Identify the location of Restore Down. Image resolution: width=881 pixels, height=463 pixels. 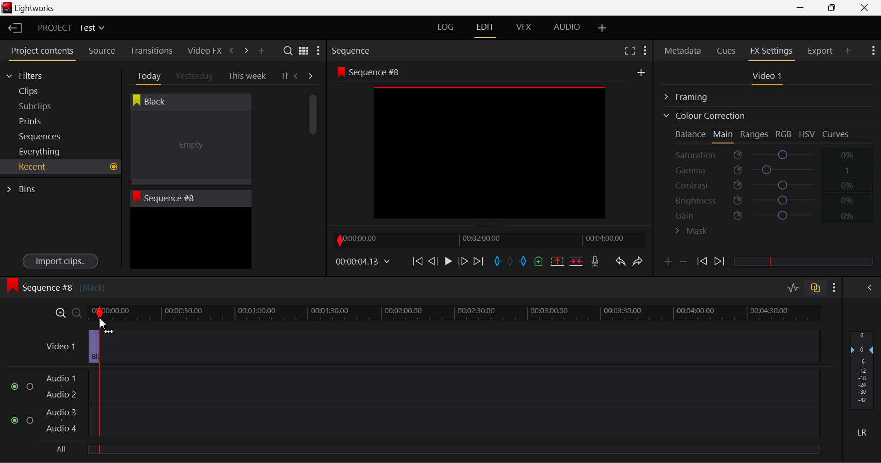
(803, 8).